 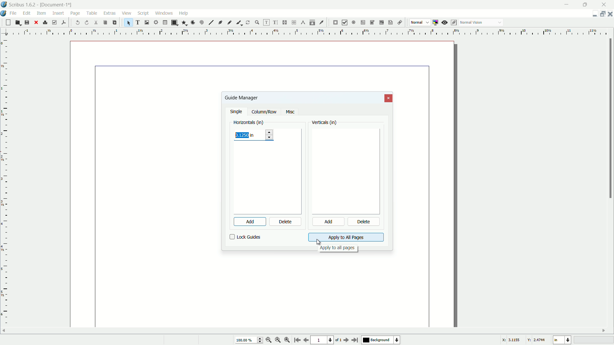 What do you see at coordinates (276, 23) in the screenshot?
I see `edit text with story editor` at bounding box center [276, 23].